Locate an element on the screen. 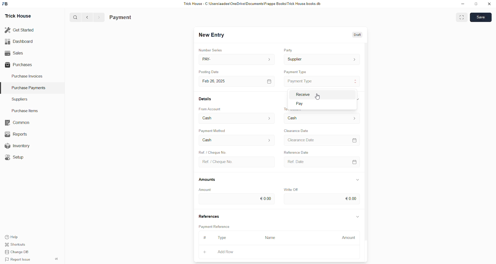 The image size is (496, 264). Payment is located at coordinates (121, 17).